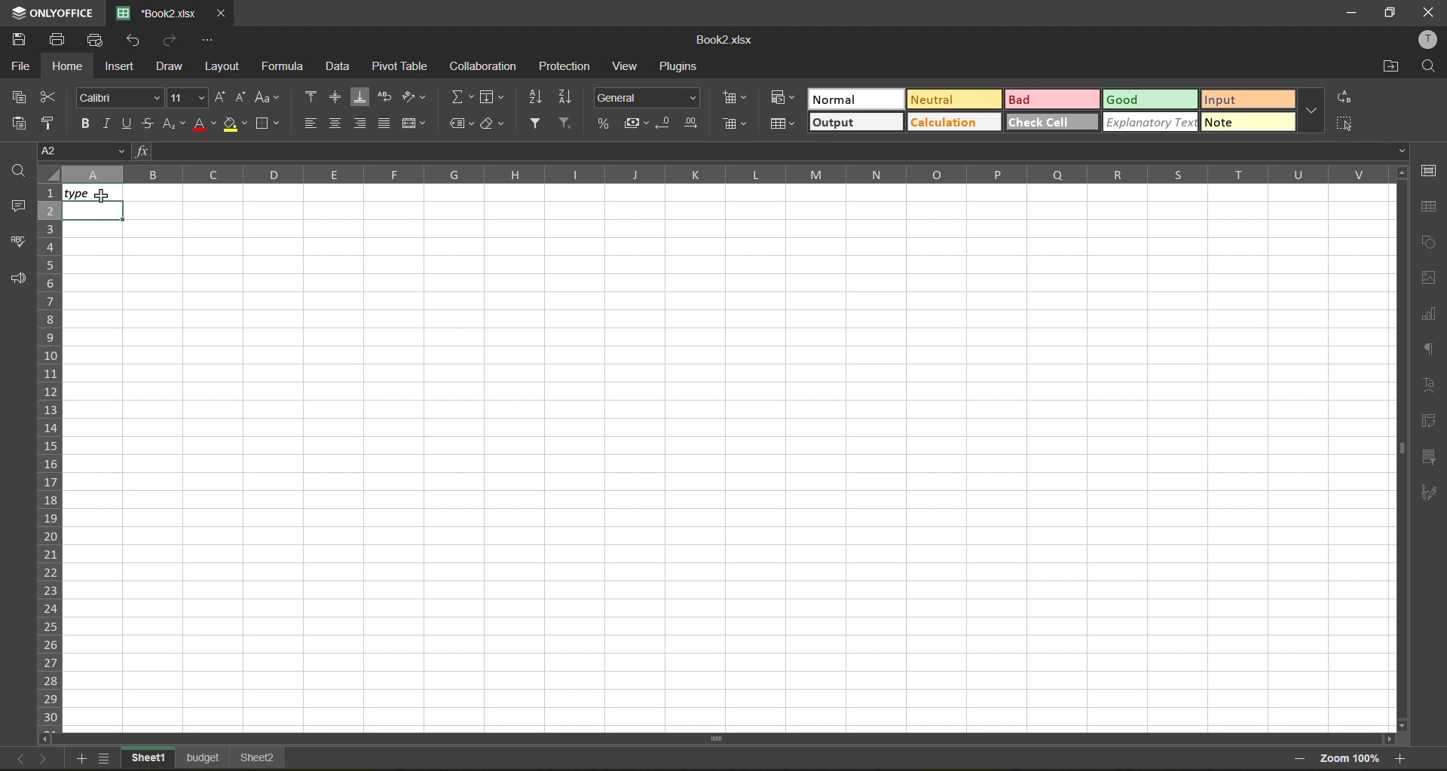 The height and width of the screenshot is (771, 1447). What do you see at coordinates (953, 98) in the screenshot?
I see `neutral` at bounding box center [953, 98].